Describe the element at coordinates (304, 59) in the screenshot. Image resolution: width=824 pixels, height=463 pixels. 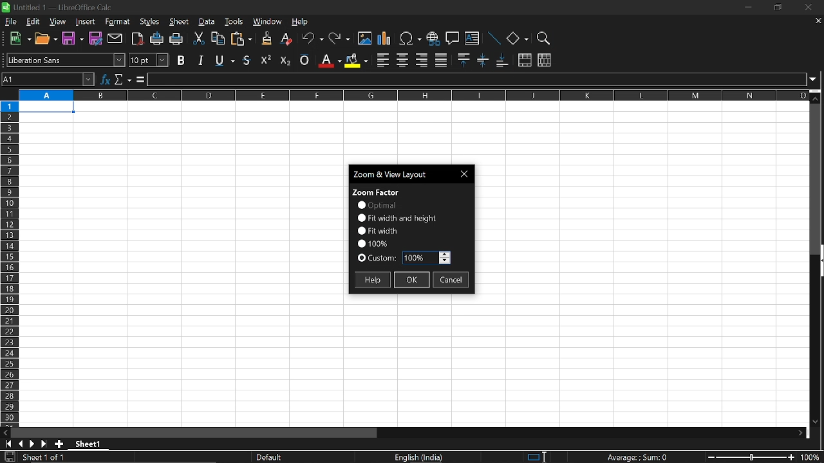
I see `overline` at that location.